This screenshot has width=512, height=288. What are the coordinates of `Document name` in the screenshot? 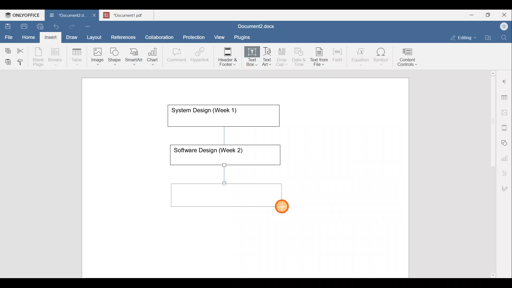 It's located at (65, 16).